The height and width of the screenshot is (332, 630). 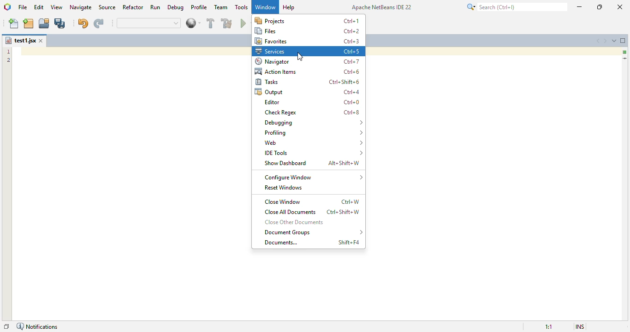 What do you see at coordinates (56, 7) in the screenshot?
I see `view` at bounding box center [56, 7].